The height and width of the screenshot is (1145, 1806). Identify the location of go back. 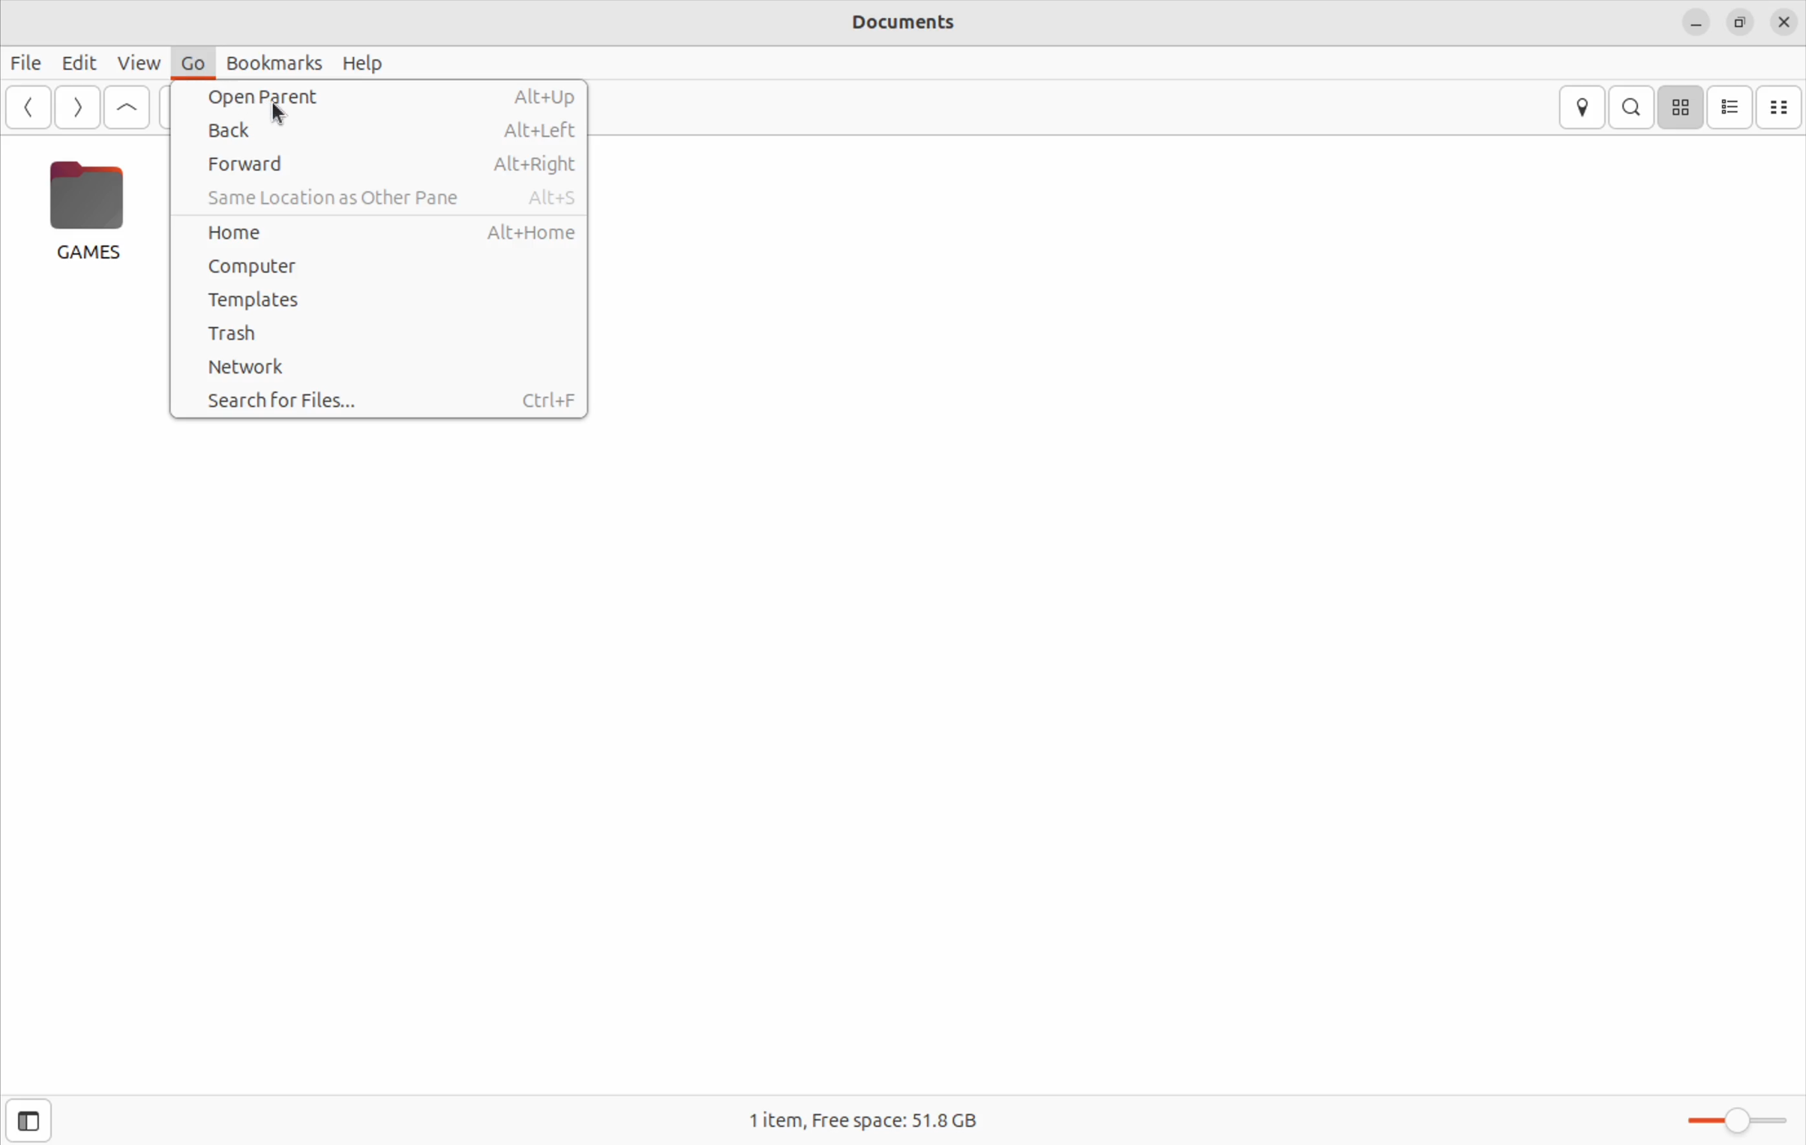
(30, 107).